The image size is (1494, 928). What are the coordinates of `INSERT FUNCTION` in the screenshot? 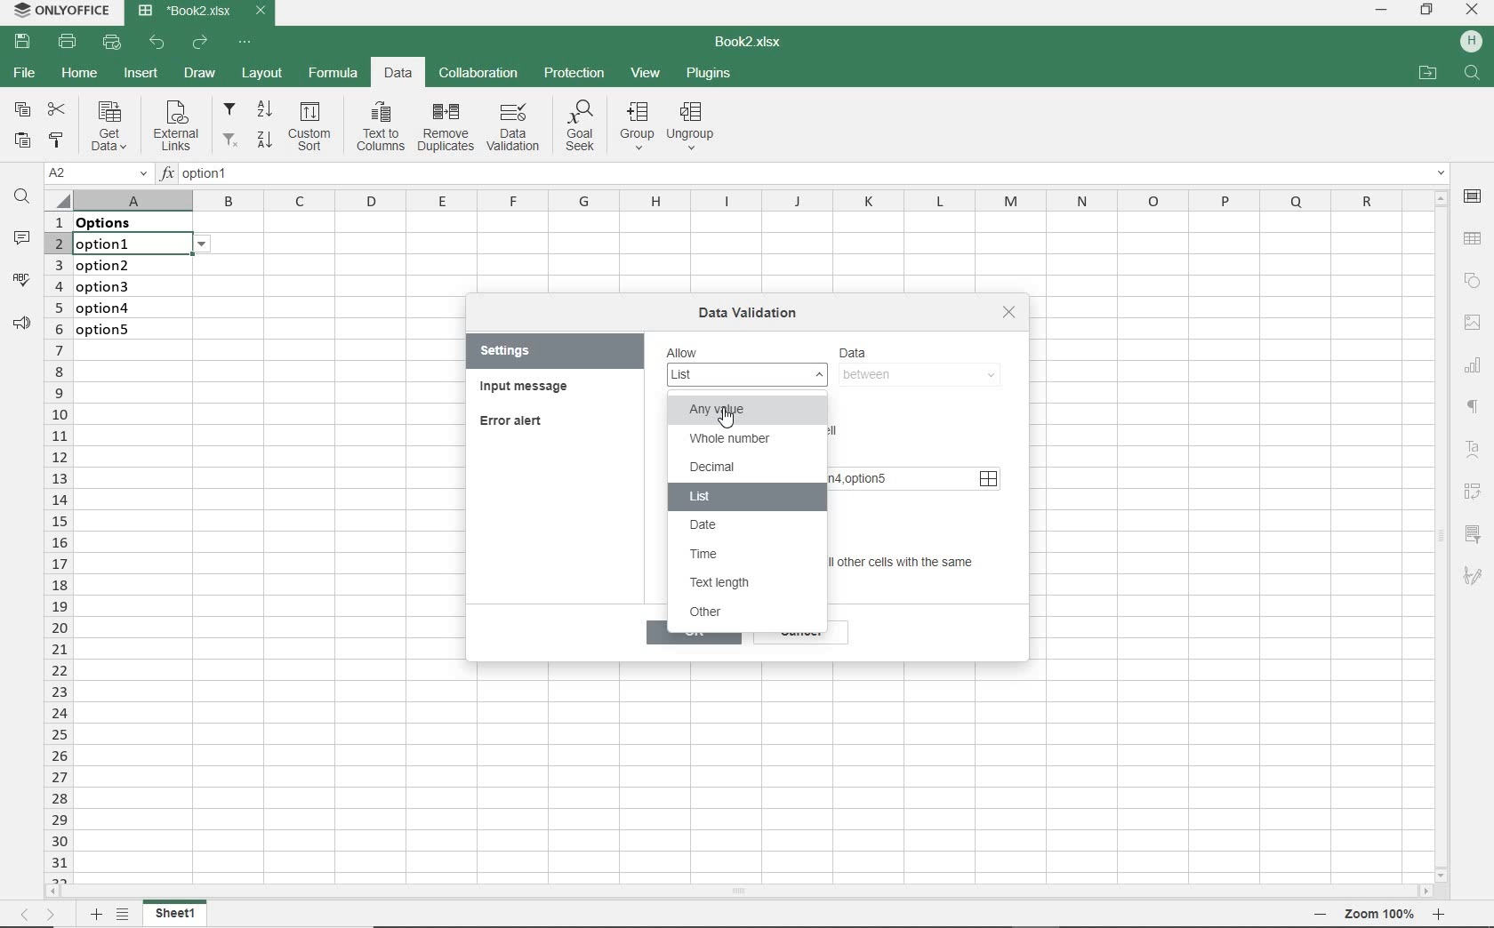 It's located at (804, 176).